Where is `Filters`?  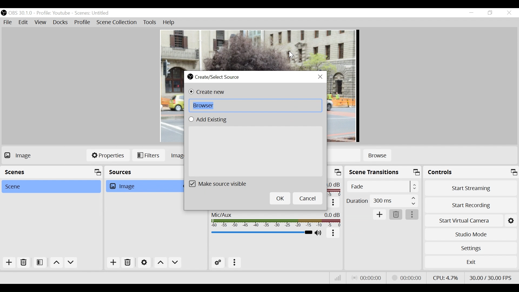
Filters is located at coordinates (149, 155).